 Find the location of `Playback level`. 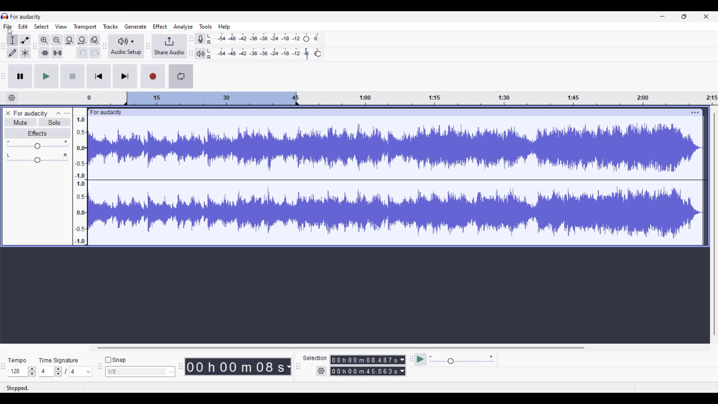

Playback level is located at coordinates (260, 54).